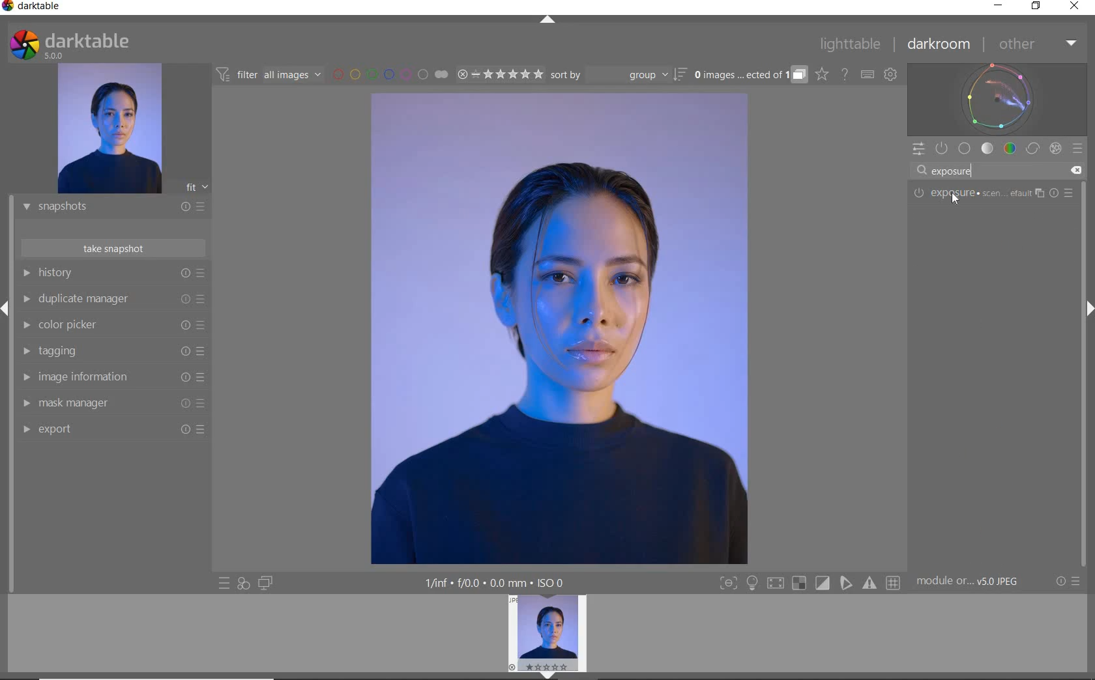 The width and height of the screenshot is (1095, 680). I want to click on RESET OR PRESETS & PREFERENCES, so click(1070, 581).